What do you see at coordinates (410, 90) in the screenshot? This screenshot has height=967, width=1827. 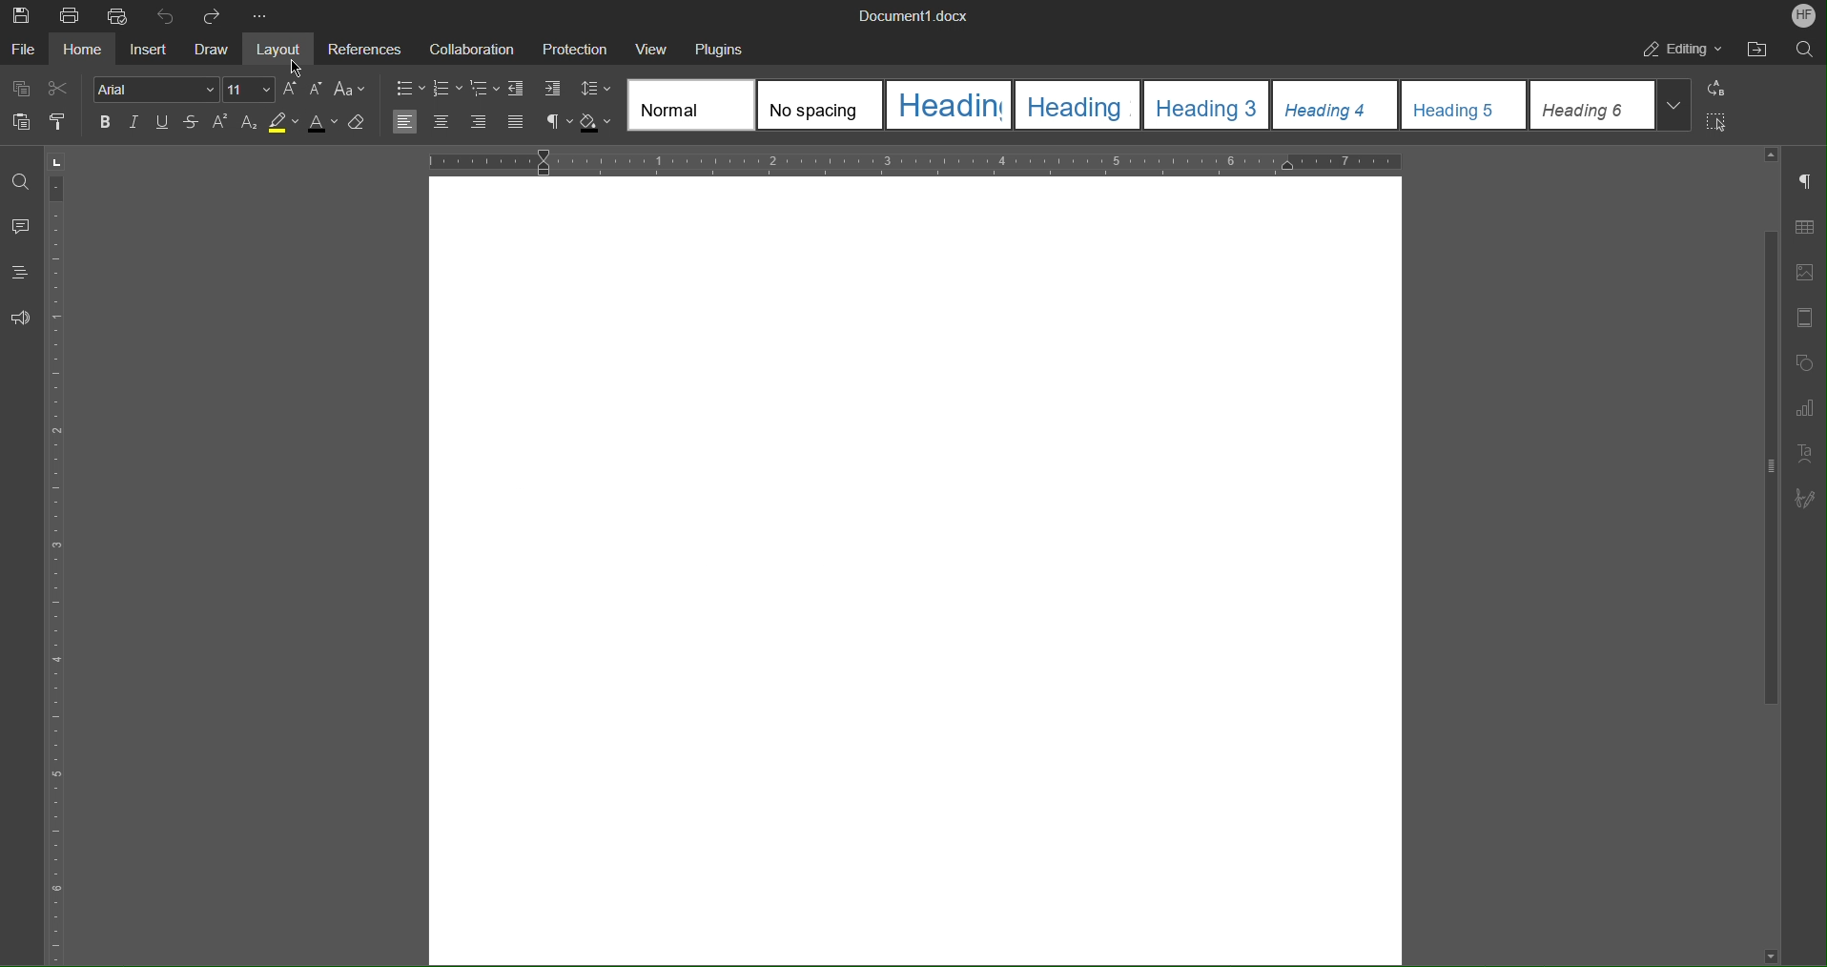 I see `Bullet List` at bounding box center [410, 90].